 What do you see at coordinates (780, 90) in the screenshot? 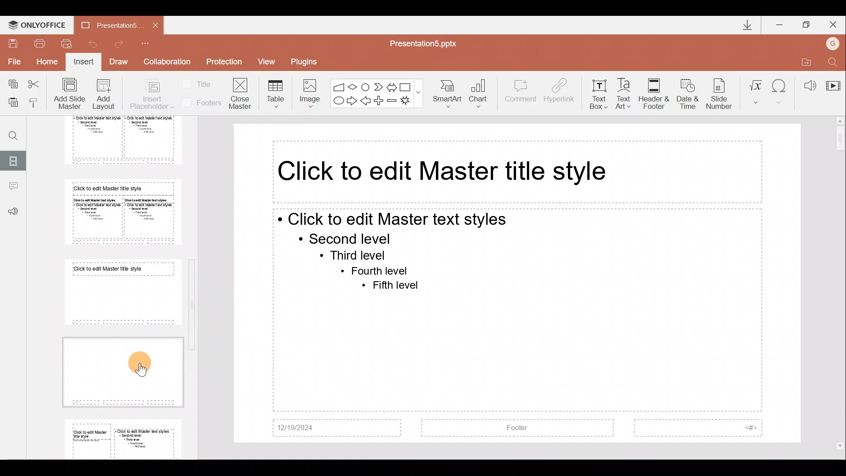
I see `Symbol` at bounding box center [780, 90].